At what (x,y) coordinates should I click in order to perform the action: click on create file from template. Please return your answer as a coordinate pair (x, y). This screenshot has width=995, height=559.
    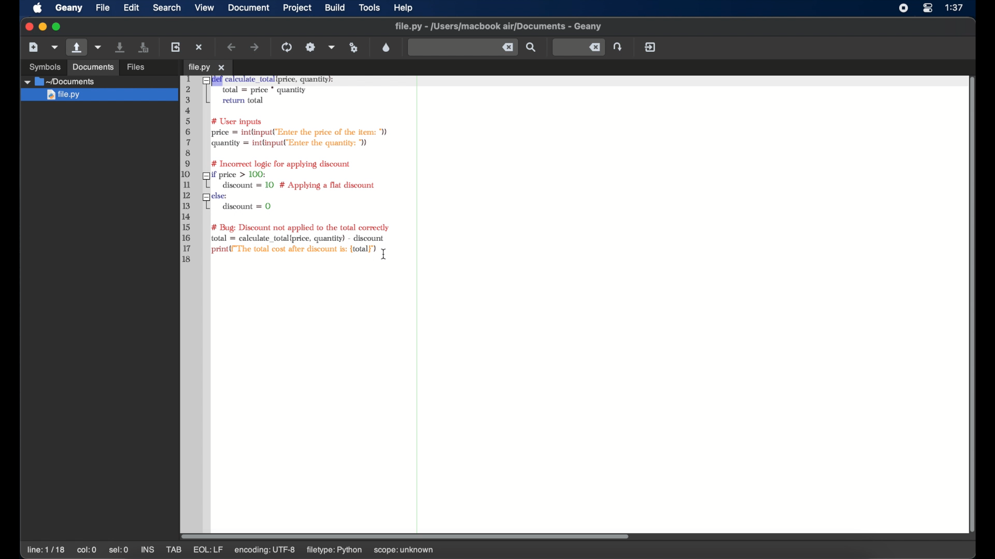
    Looking at the image, I should click on (55, 47).